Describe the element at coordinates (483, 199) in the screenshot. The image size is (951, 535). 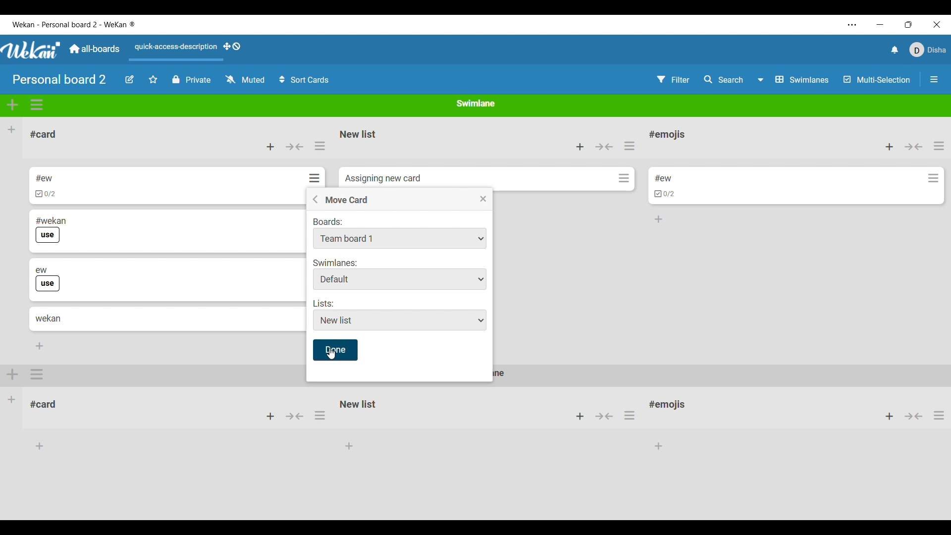
I see `Close menu` at that location.